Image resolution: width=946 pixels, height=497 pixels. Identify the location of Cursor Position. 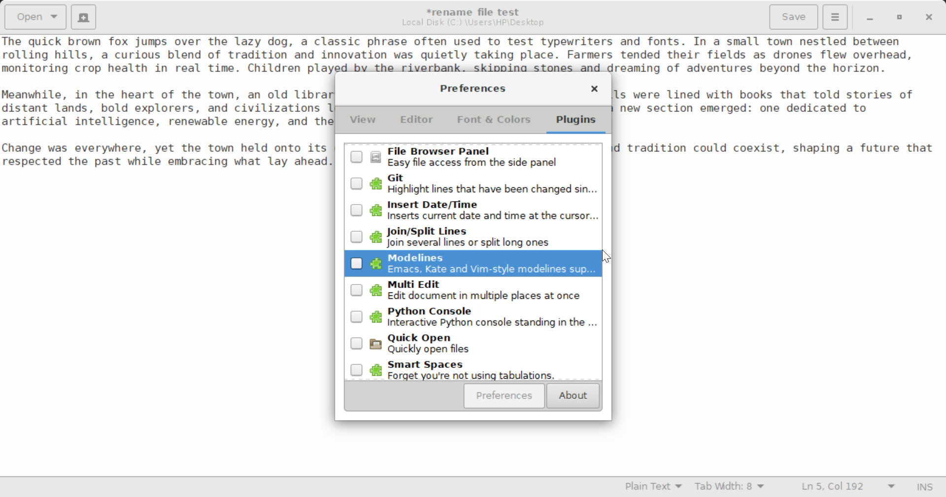
(608, 258).